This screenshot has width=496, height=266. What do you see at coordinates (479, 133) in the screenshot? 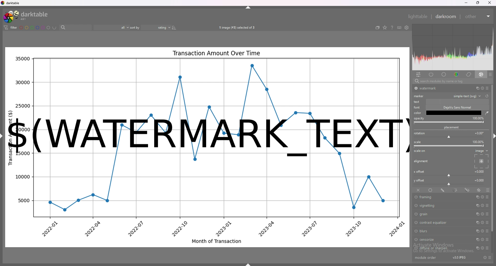
I see `rotation degrees` at bounding box center [479, 133].